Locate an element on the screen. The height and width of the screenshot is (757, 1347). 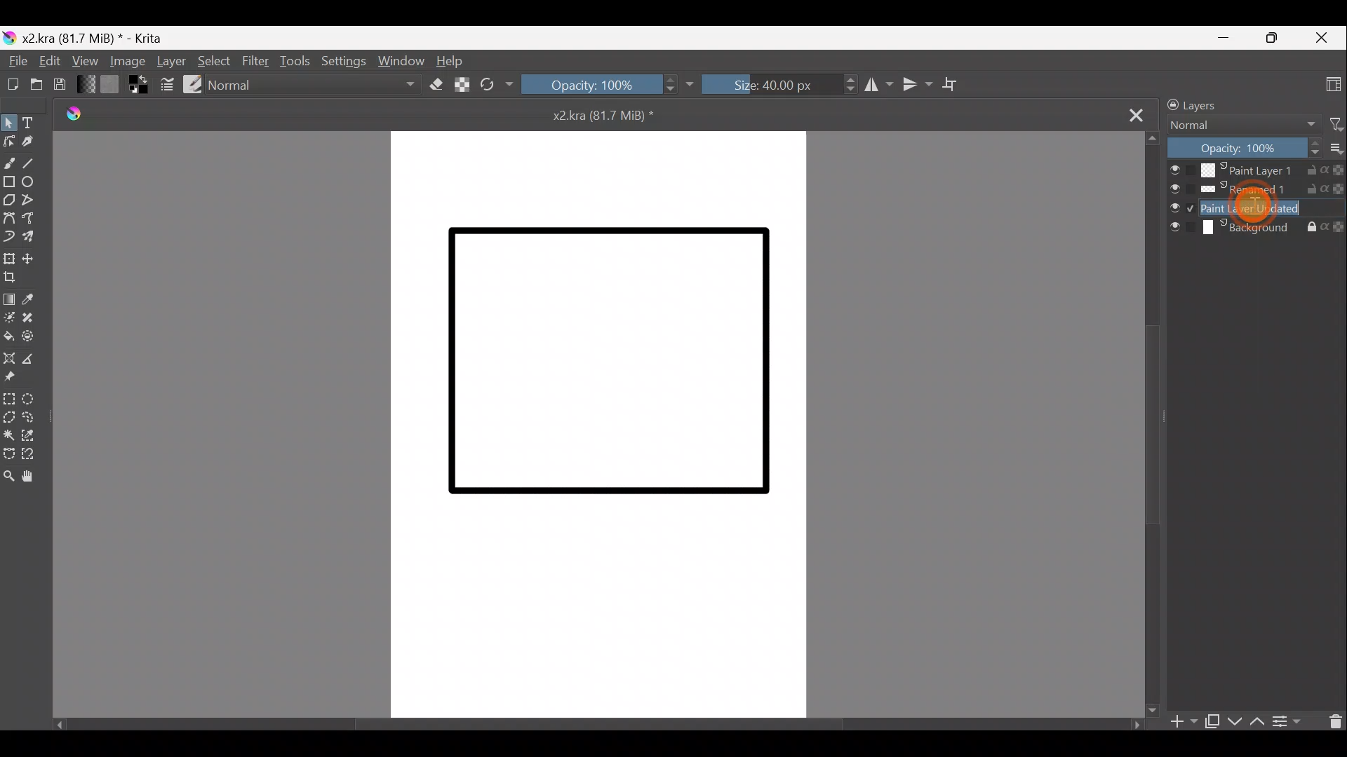
Minimize is located at coordinates (1225, 39).